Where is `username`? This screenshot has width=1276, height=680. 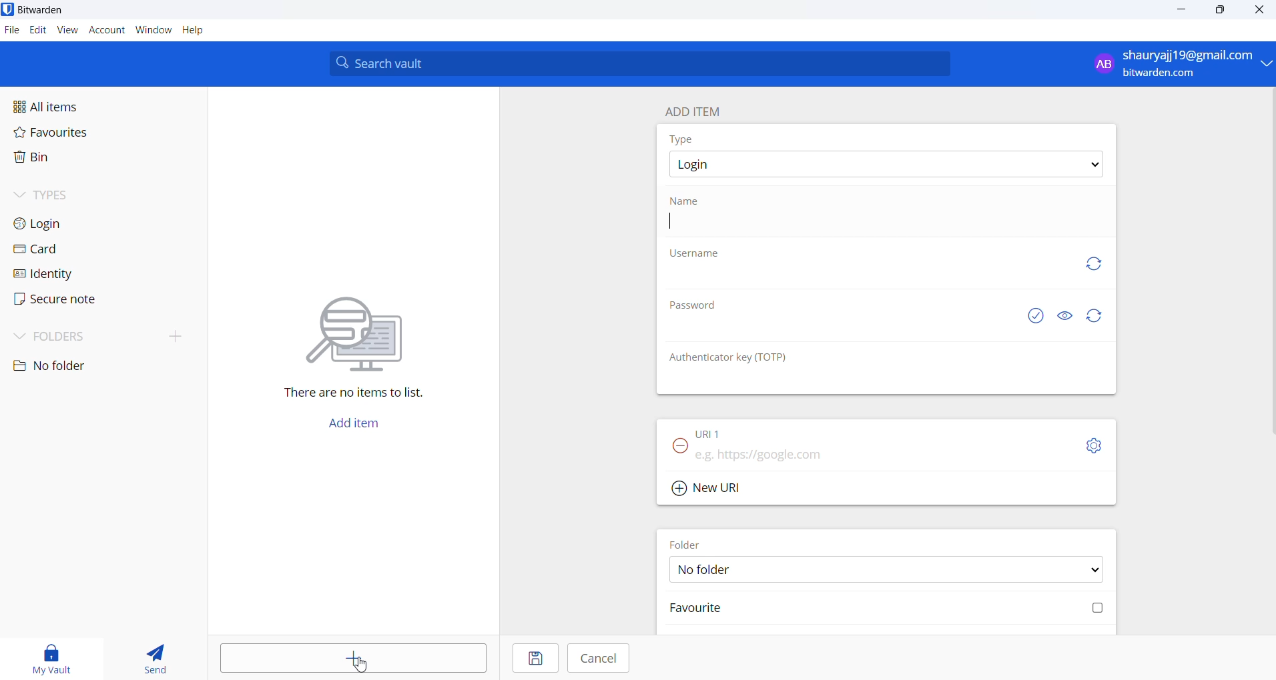
username is located at coordinates (695, 254).